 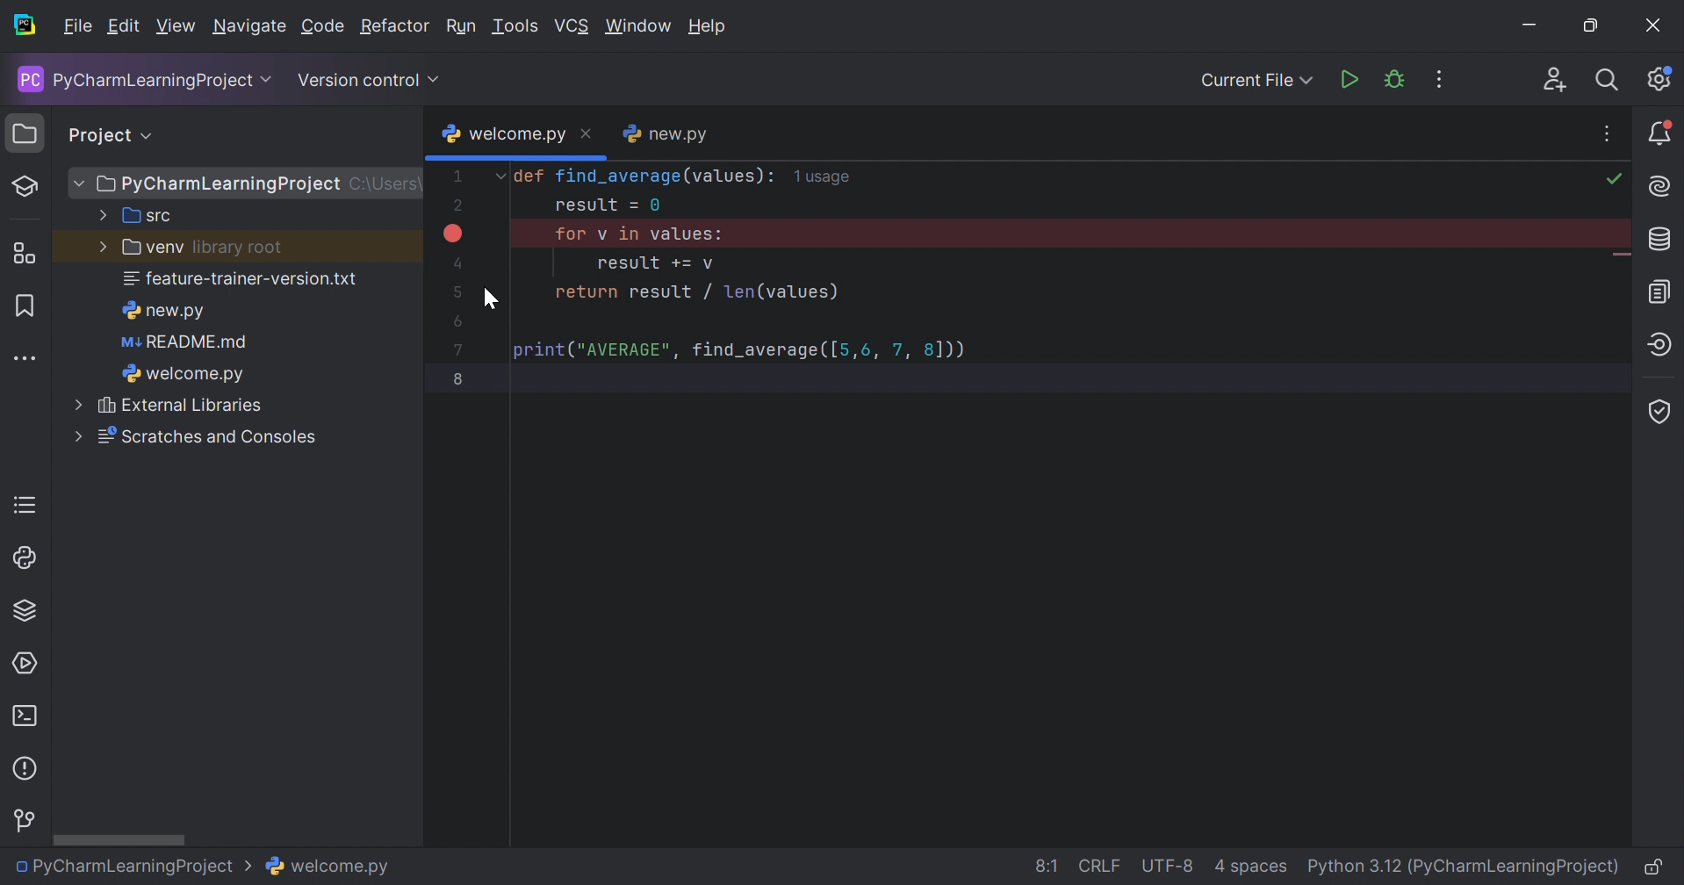 I want to click on Run 'welcome.py', so click(x=1351, y=80).